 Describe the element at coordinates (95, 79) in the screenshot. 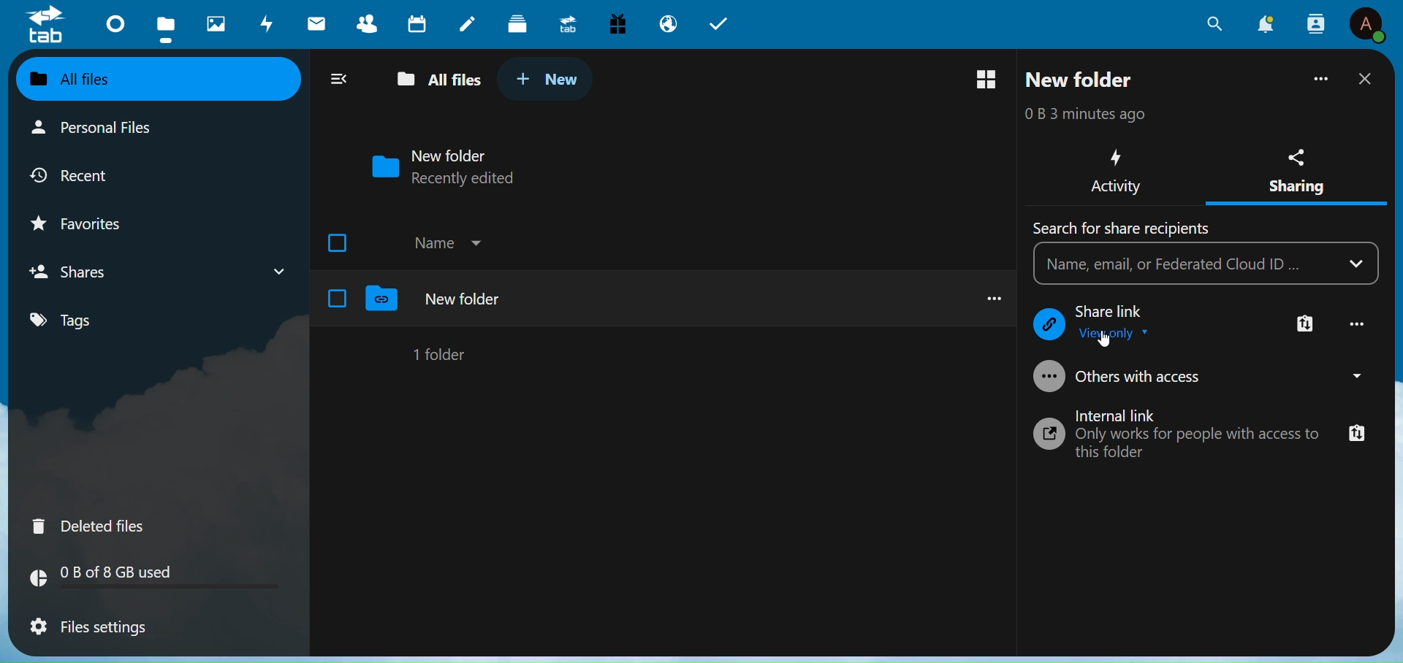

I see `All Files` at that location.